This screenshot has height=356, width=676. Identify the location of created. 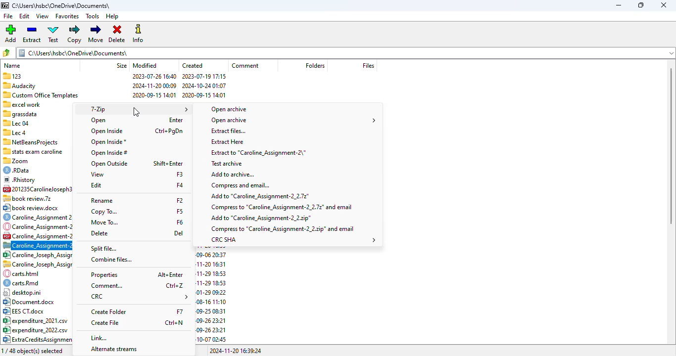
(193, 65).